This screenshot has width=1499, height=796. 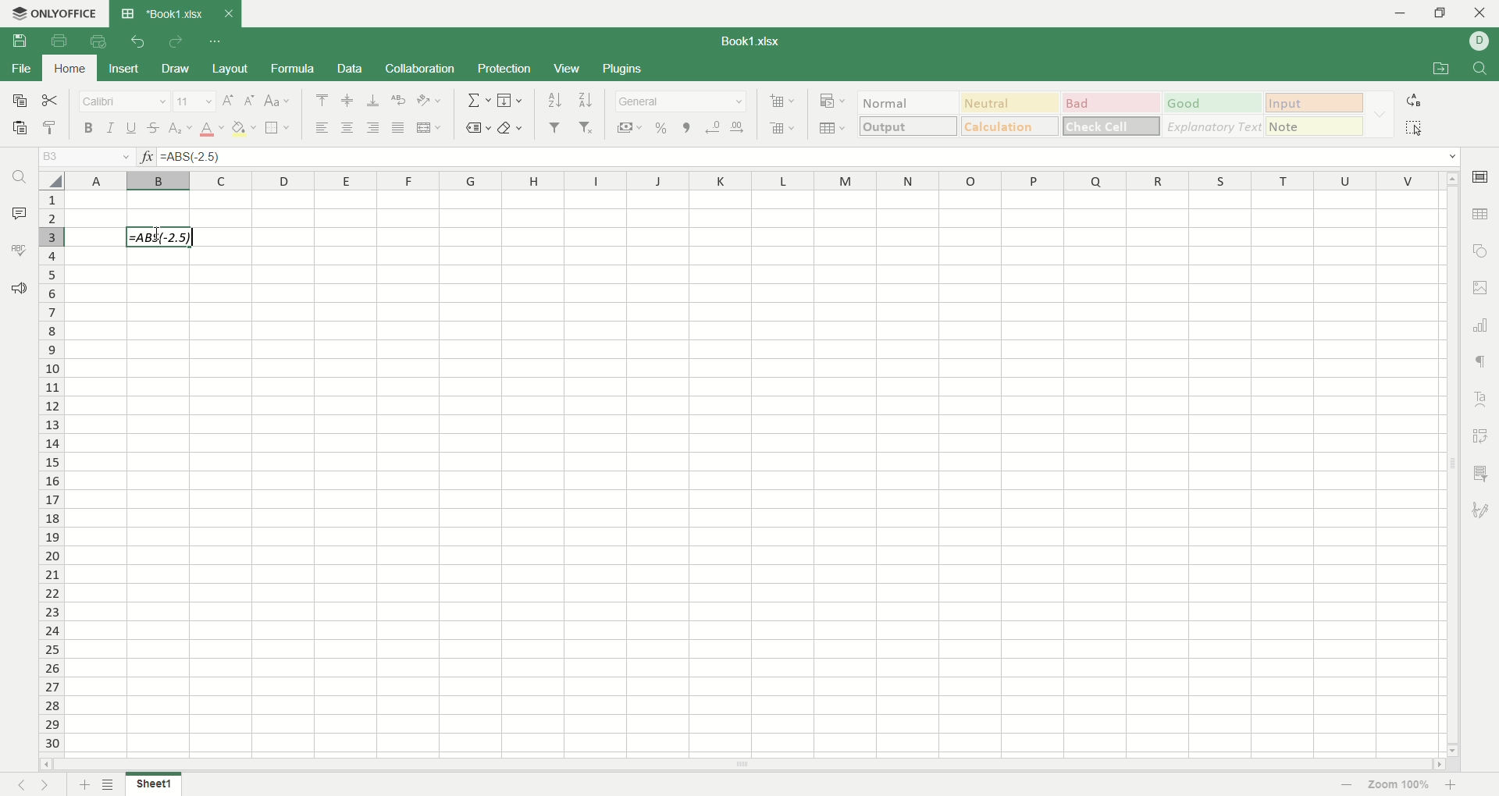 I want to click on print, so click(x=62, y=43).